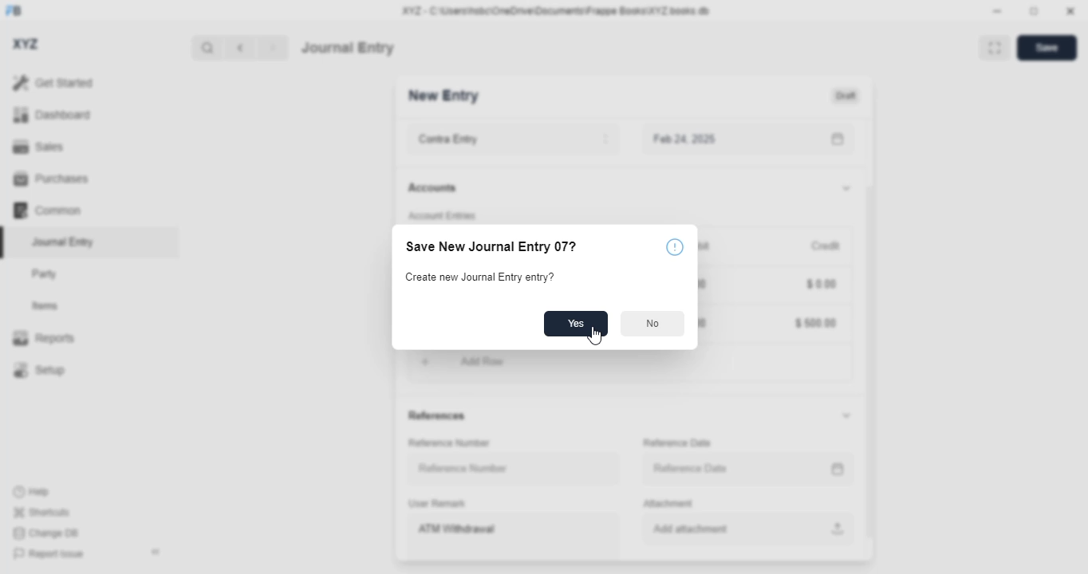 The image size is (1088, 574). Describe the element at coordinates (678, 442) in the screenshot. I see `reference date` at that location.